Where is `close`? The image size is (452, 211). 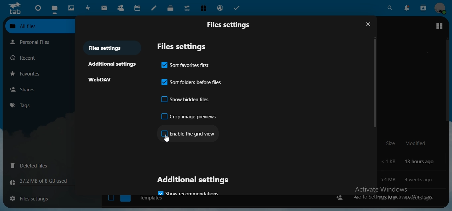 close is located at coordinates (368, 25).